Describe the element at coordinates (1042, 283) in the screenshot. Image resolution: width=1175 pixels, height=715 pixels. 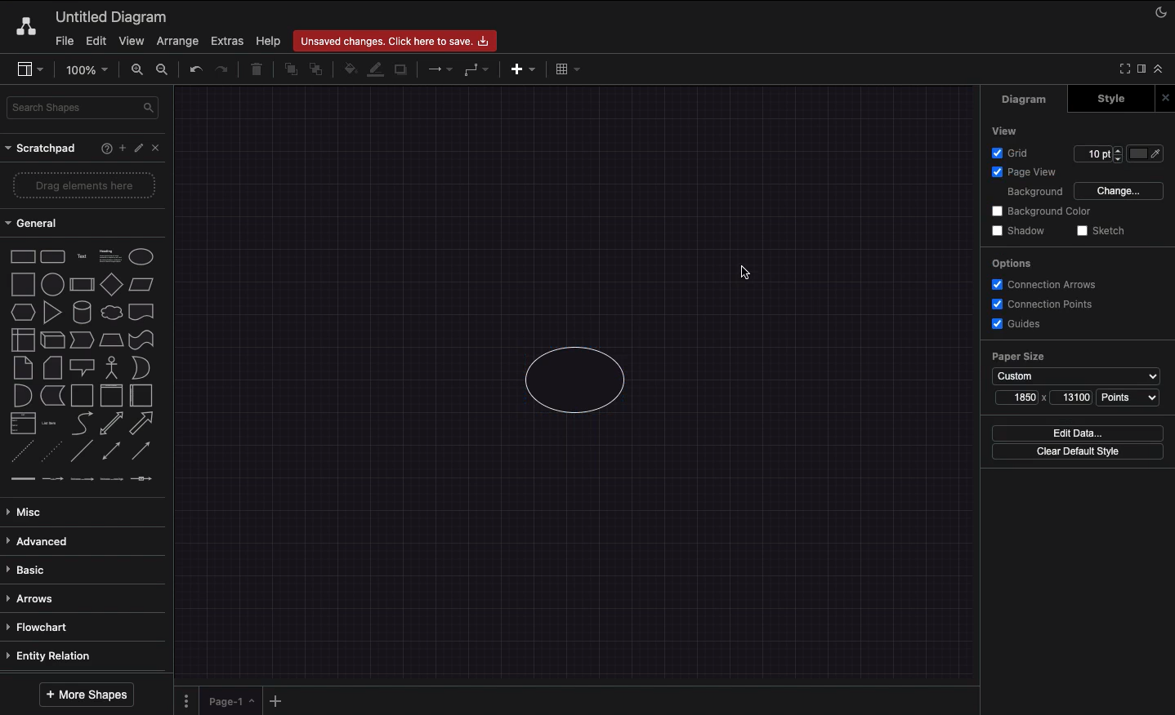
I see `Correction arrows` at that location.